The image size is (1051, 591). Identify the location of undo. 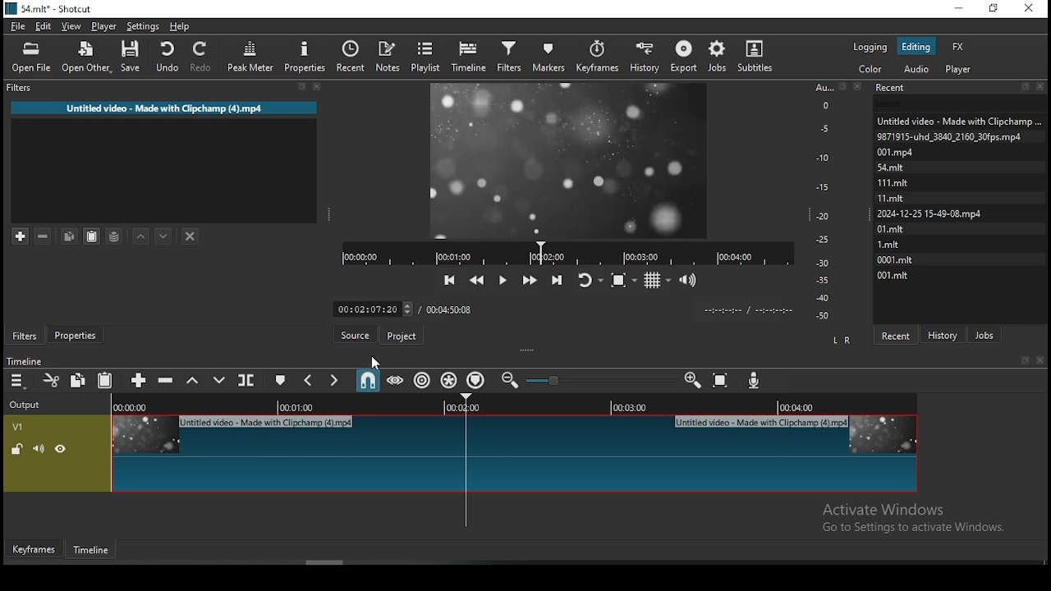
(170, 57).